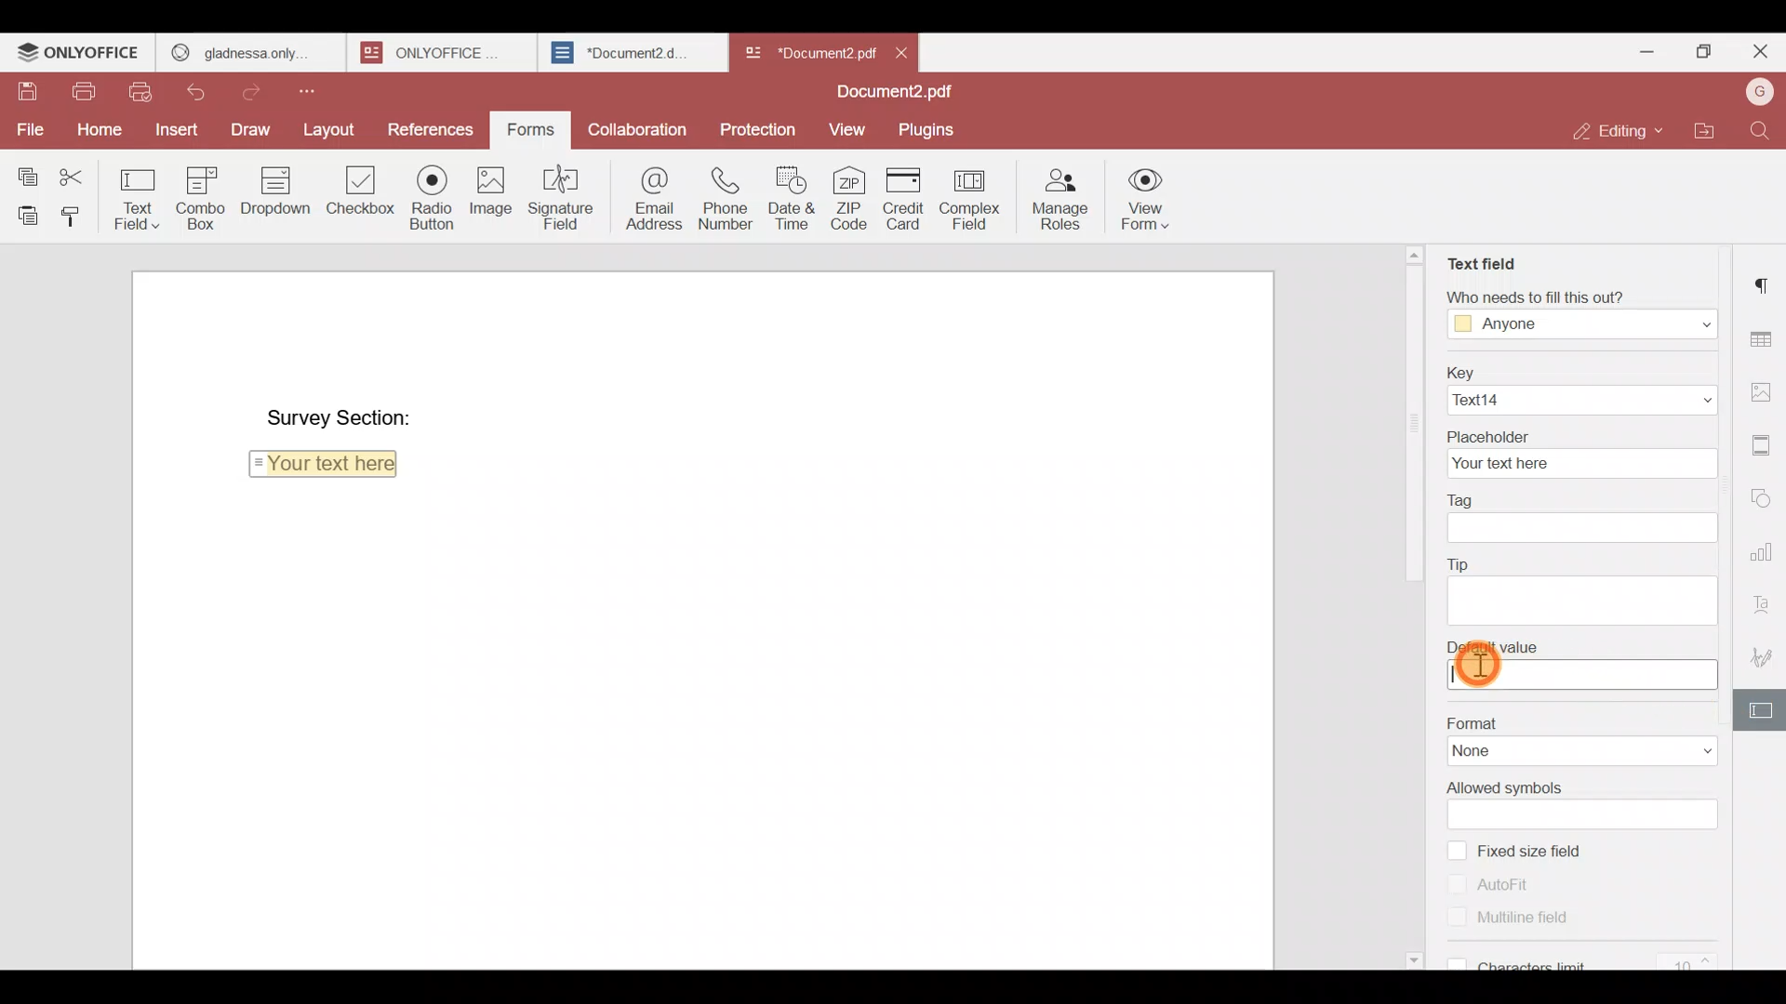 Image resolution: width=1786 pixels, height=1004 pixels. Describe the element at coordinates (27, 168) in the screenshot. I see `Copy` at that location.